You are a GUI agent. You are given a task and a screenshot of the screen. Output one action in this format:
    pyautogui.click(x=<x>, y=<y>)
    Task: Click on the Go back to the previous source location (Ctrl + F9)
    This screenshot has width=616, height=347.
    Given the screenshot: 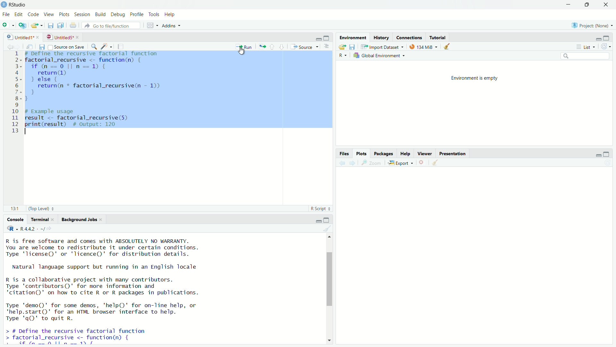 What is the action you would take?
    pyautogui.click(x=9, y=46)
    